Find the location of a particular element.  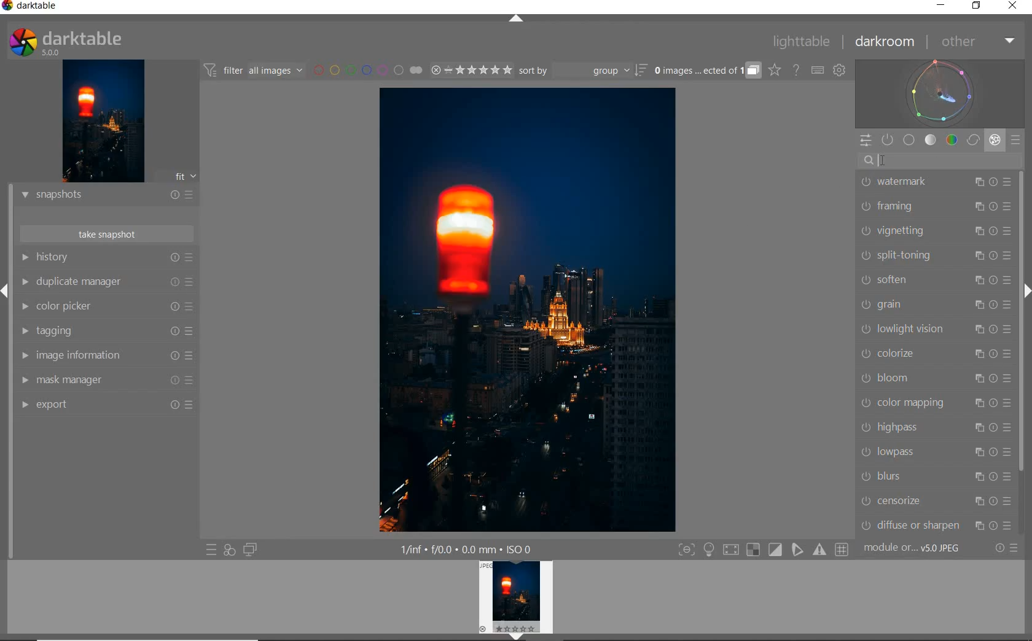

CORRECT is located at coordinates (973, 140).